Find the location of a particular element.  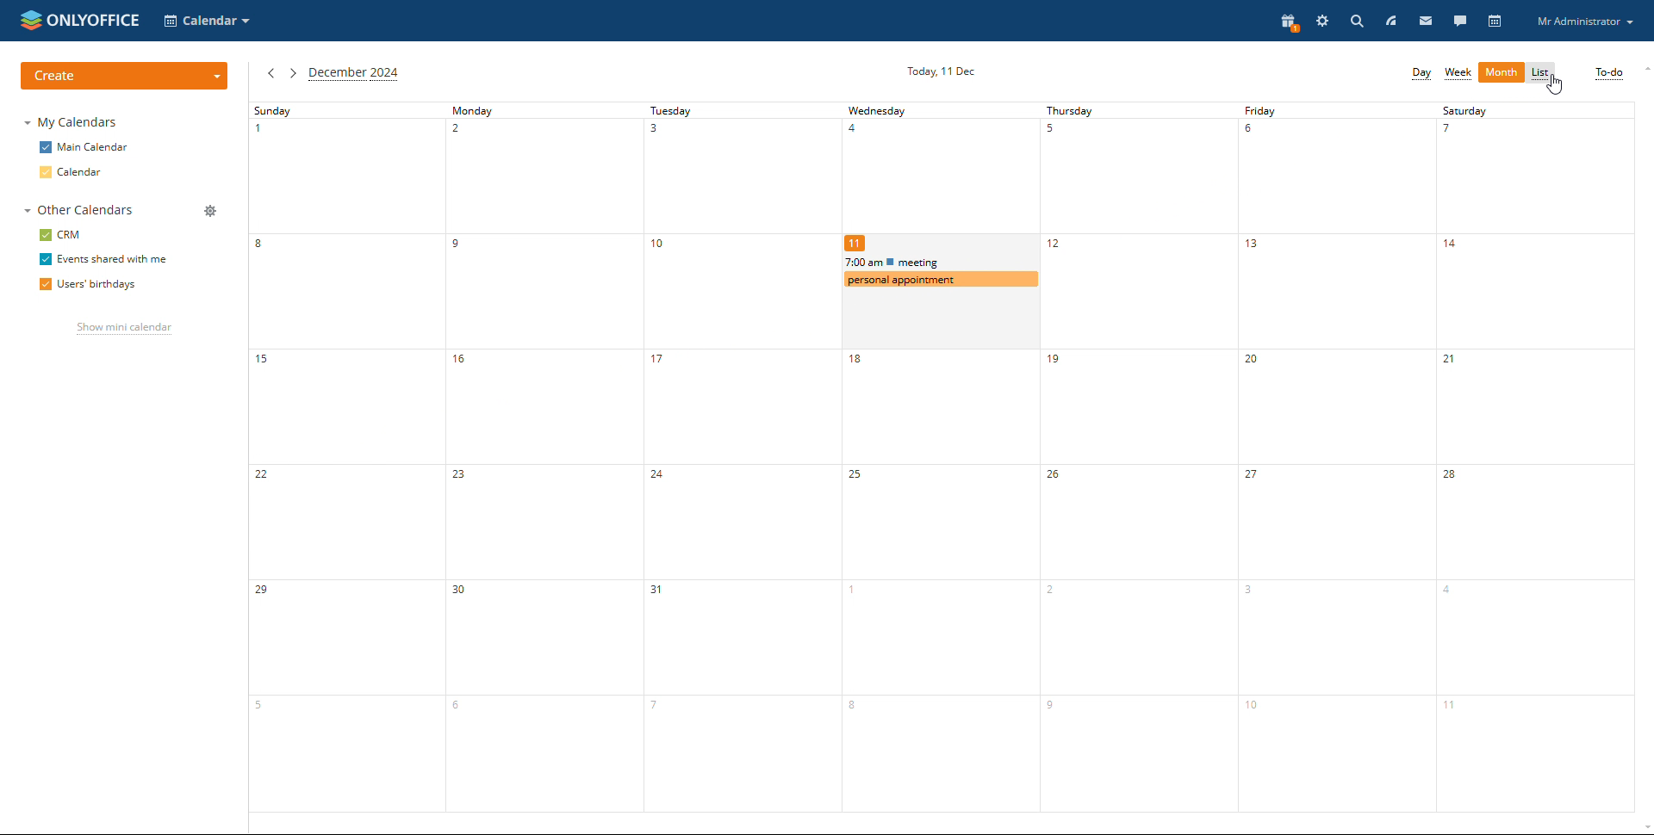

crm is located at coordinates (61, 234).